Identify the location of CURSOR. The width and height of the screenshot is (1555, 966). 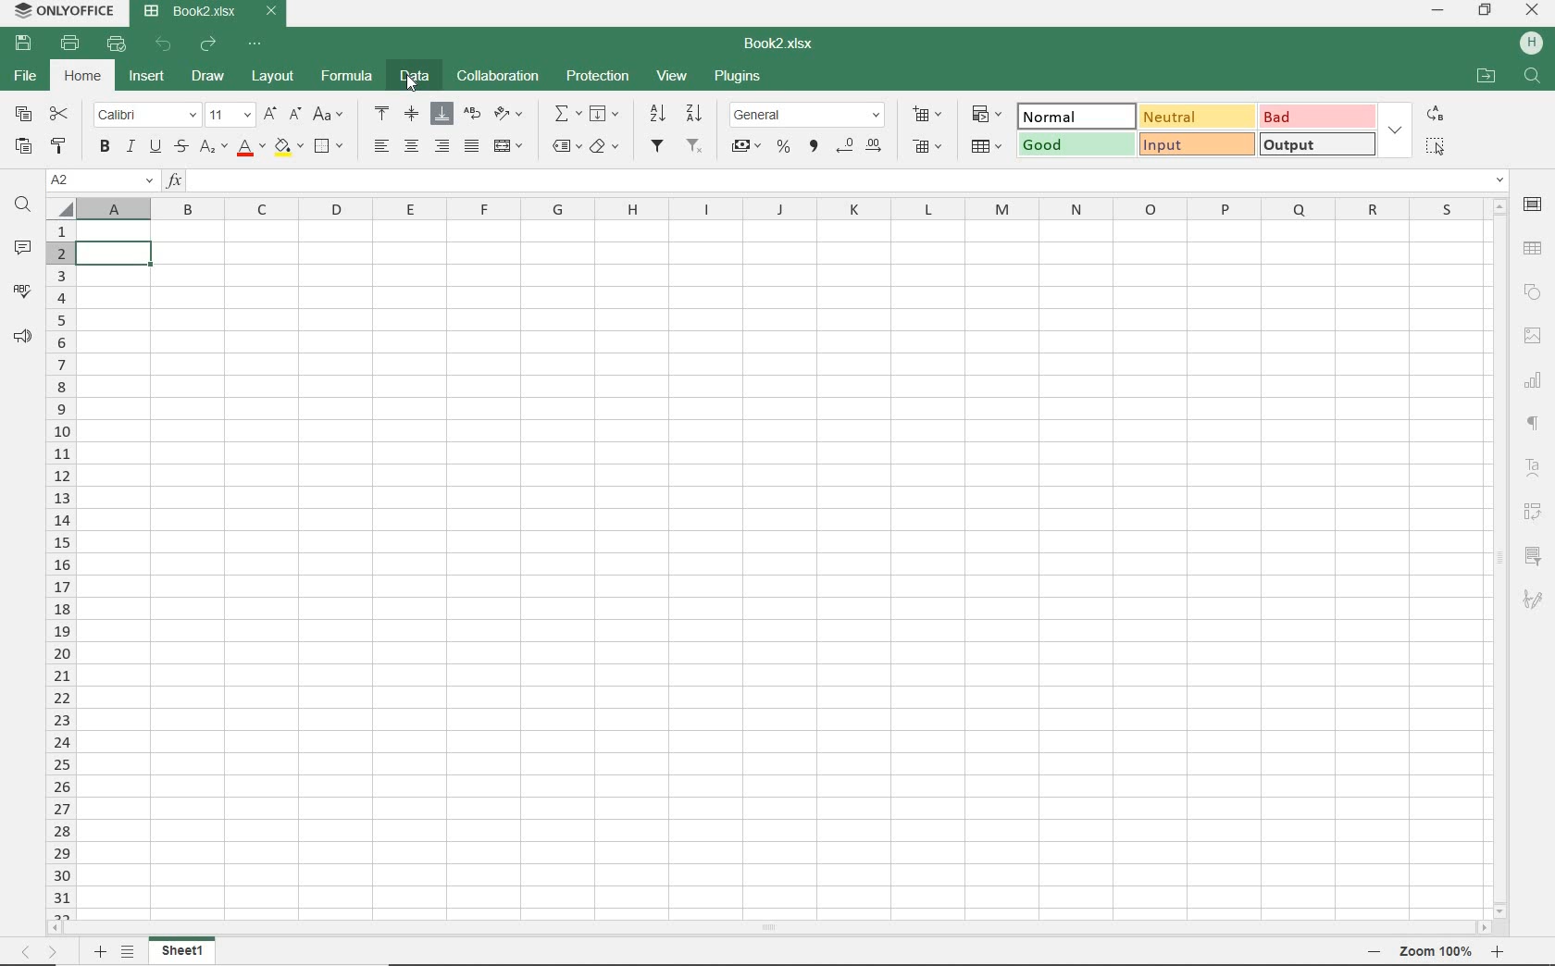
(412, 82).